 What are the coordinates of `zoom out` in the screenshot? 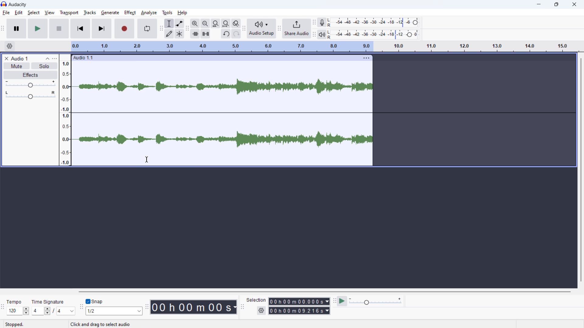 It's located at (205, 23).